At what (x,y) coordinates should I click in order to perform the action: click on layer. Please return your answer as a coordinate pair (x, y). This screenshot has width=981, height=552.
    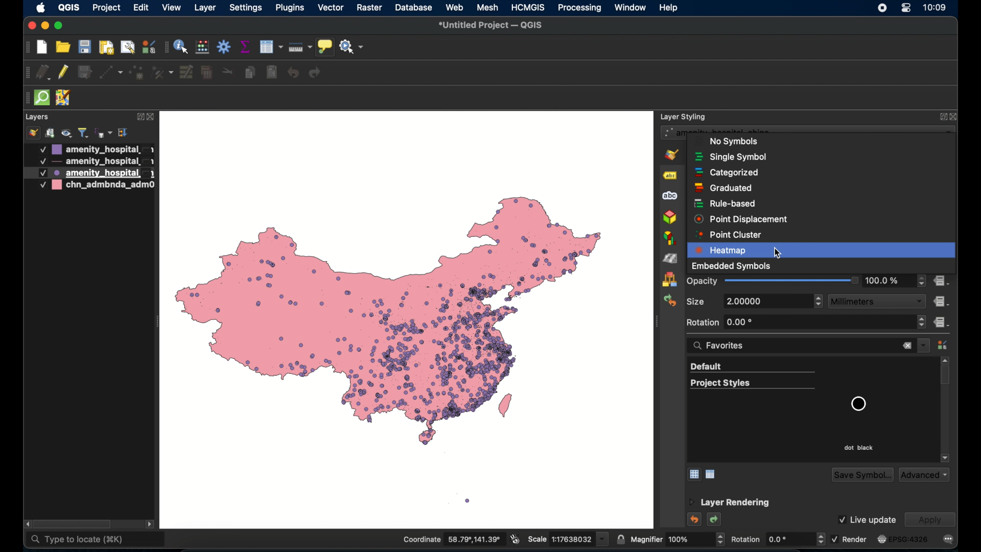
    Looking at the image, I should click on (204, 8).